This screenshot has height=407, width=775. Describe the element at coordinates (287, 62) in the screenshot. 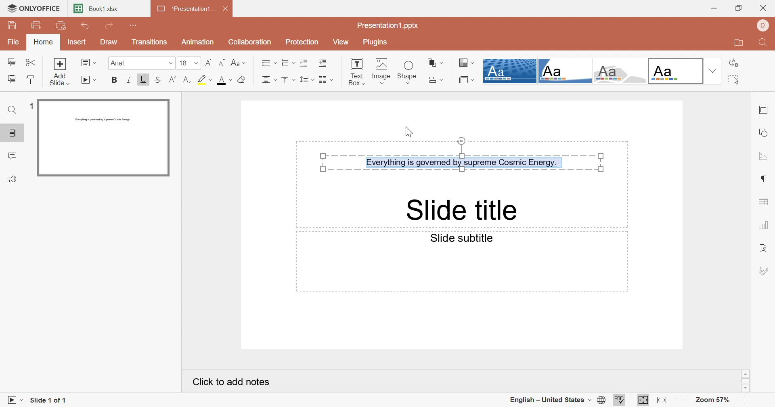

I see `Numbering` at that location.